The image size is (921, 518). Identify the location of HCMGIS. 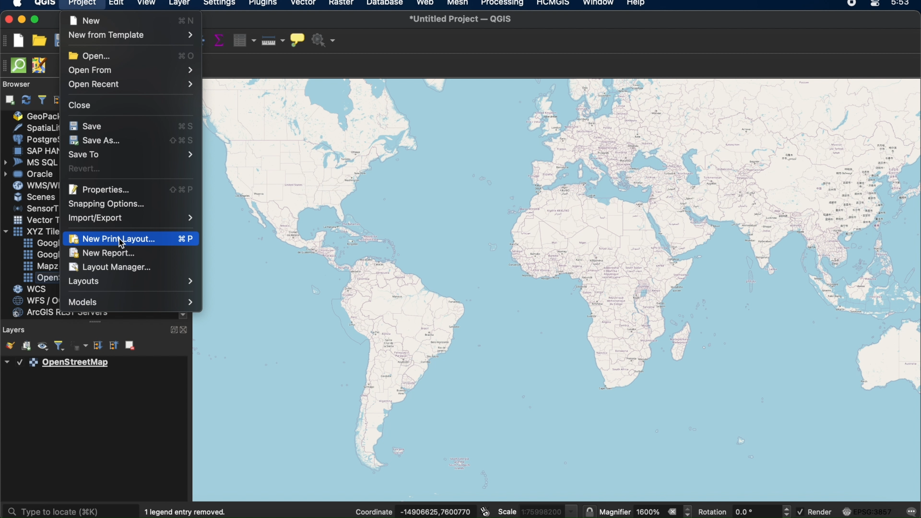
(553, 4).